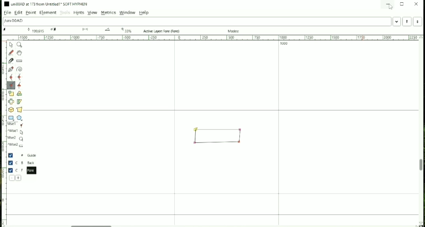  What do you see at coordinates (55, 30) in the screenshot?
I see `173 Oxad U+00AD "uni00AD" SOFT HYPHEN` at bounding box center [55, 30].